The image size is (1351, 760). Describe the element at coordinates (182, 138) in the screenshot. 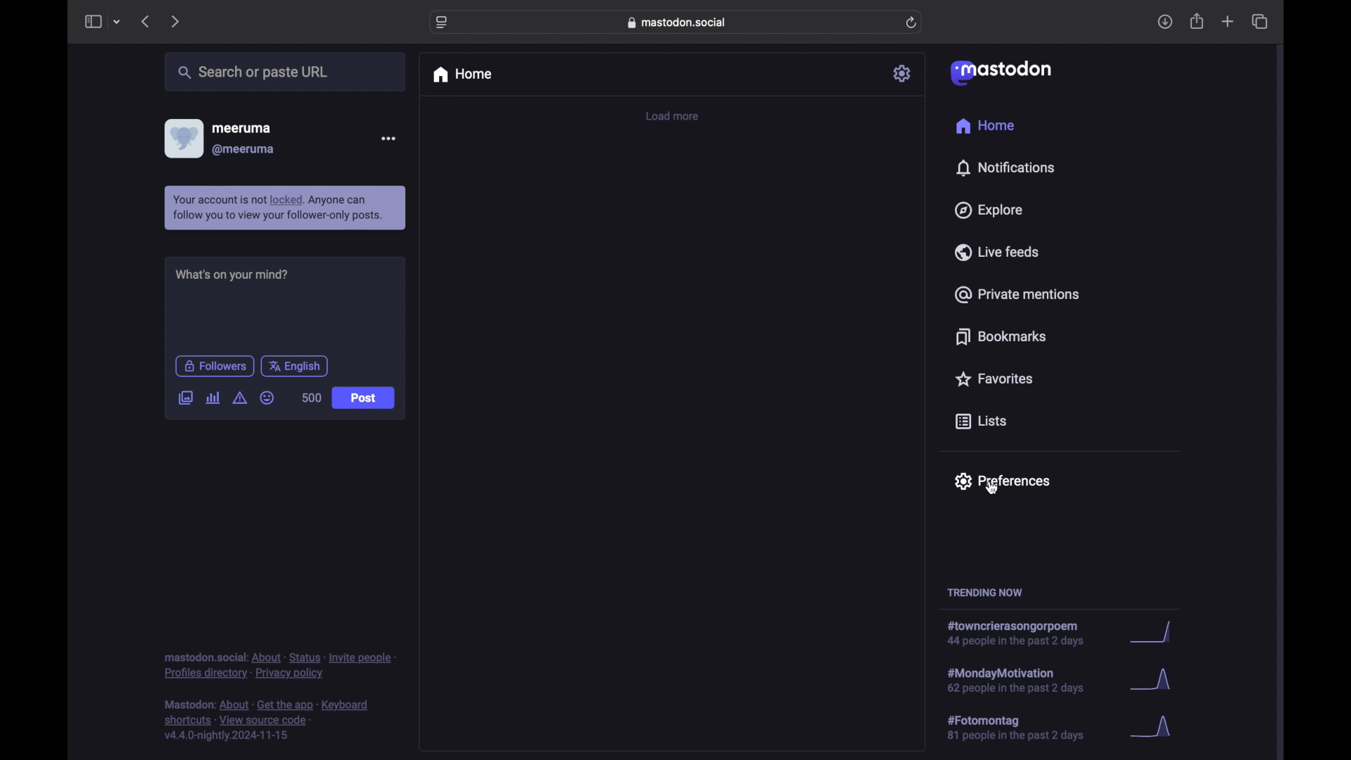

I see `diplsay picture` at that location.